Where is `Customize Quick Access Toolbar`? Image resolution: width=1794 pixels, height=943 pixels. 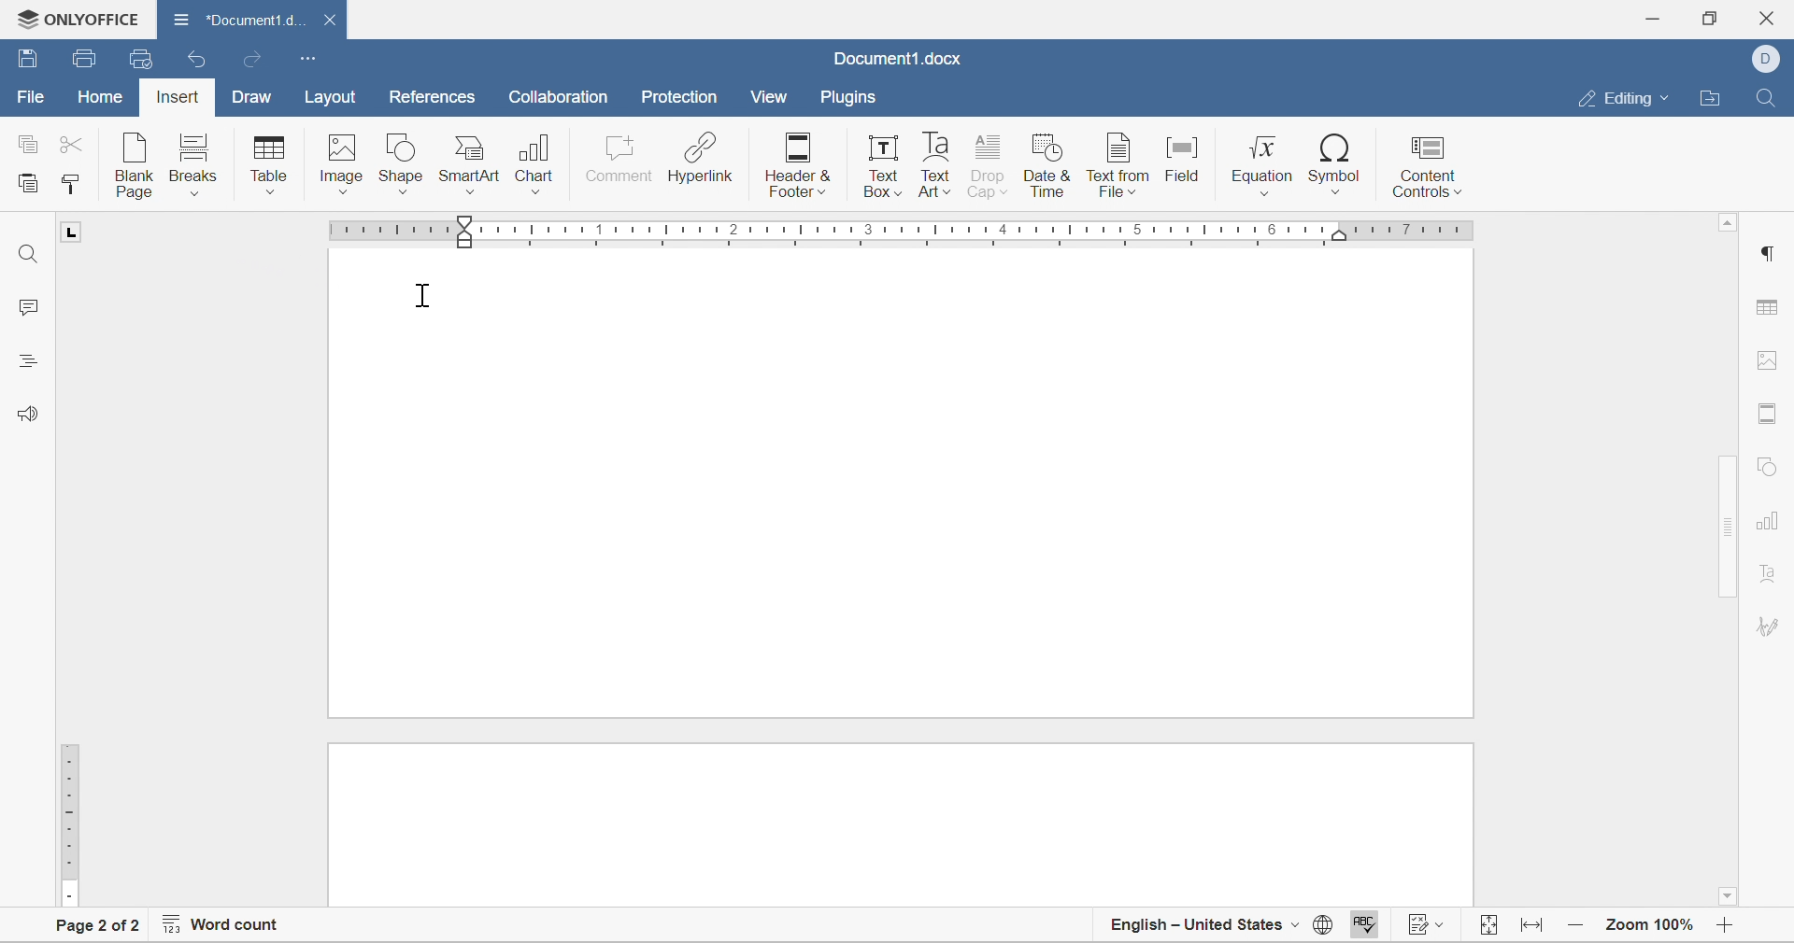 Customize Quick Access Toolbar is located at coordinates (307, 58).